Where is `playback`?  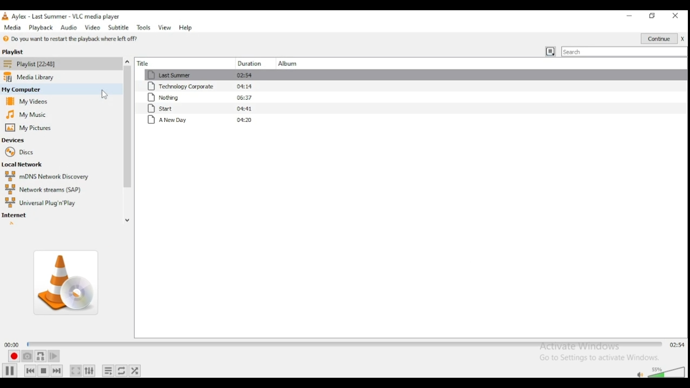 playback is located at coordinates (40, 27).